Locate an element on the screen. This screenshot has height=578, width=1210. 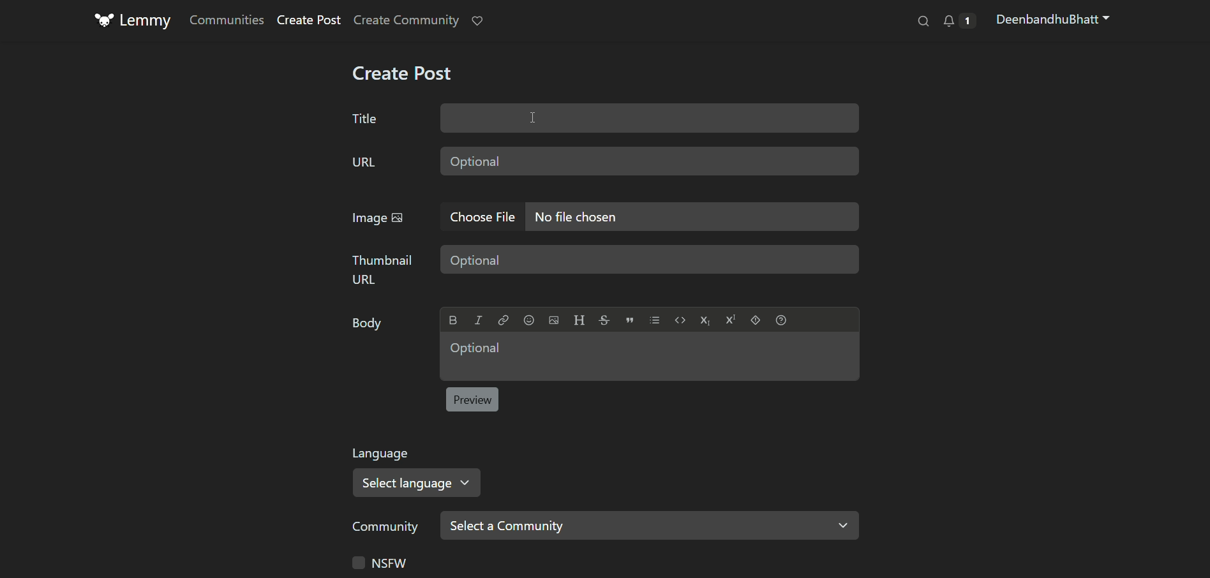
Code is located at coordinates (680, 320).